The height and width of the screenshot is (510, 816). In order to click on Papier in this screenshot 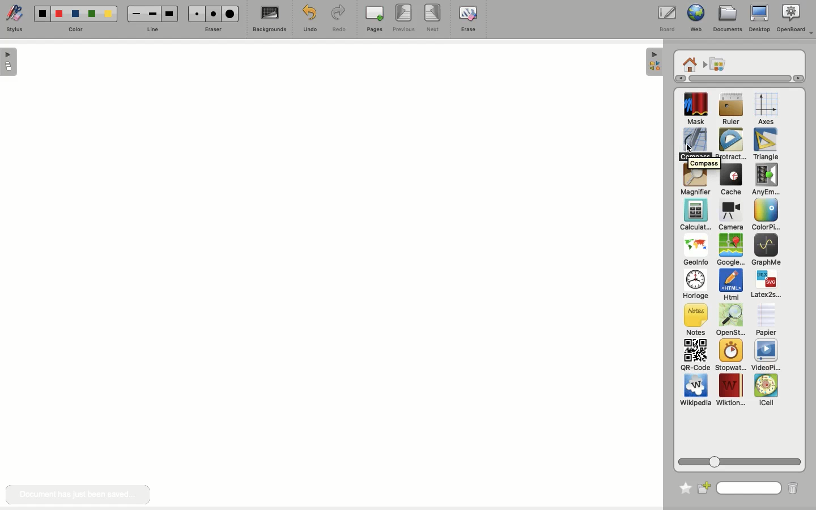, I will do `click(766, 319)`.